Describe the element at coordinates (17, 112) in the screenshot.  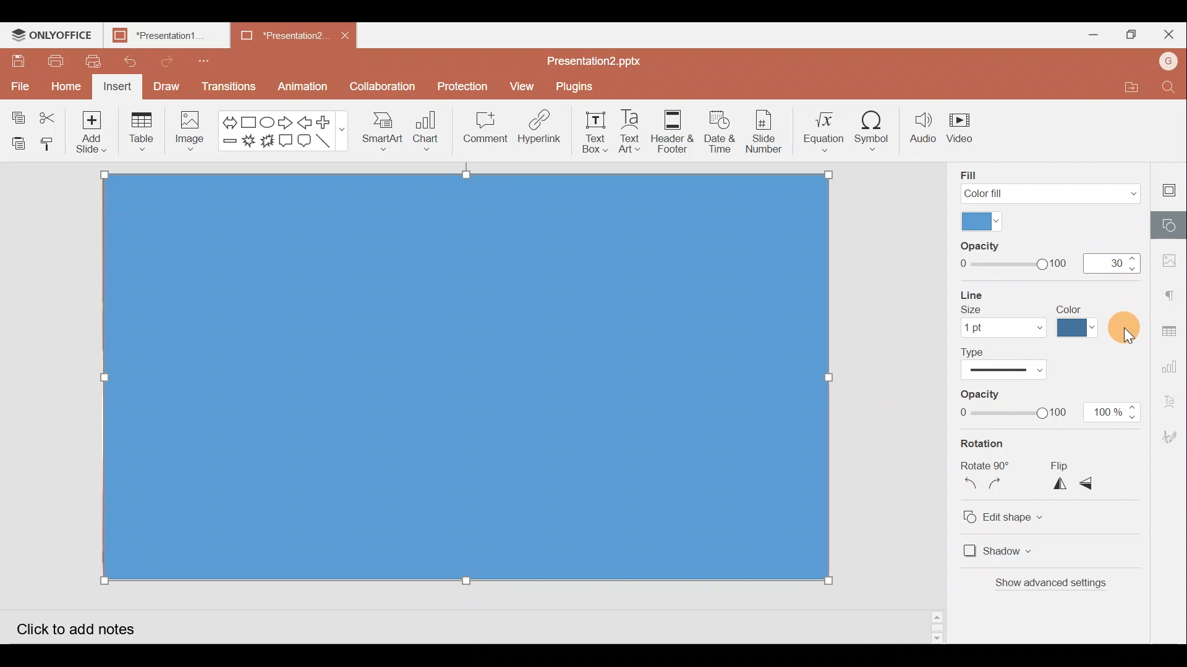
I see `Copy` at that location.